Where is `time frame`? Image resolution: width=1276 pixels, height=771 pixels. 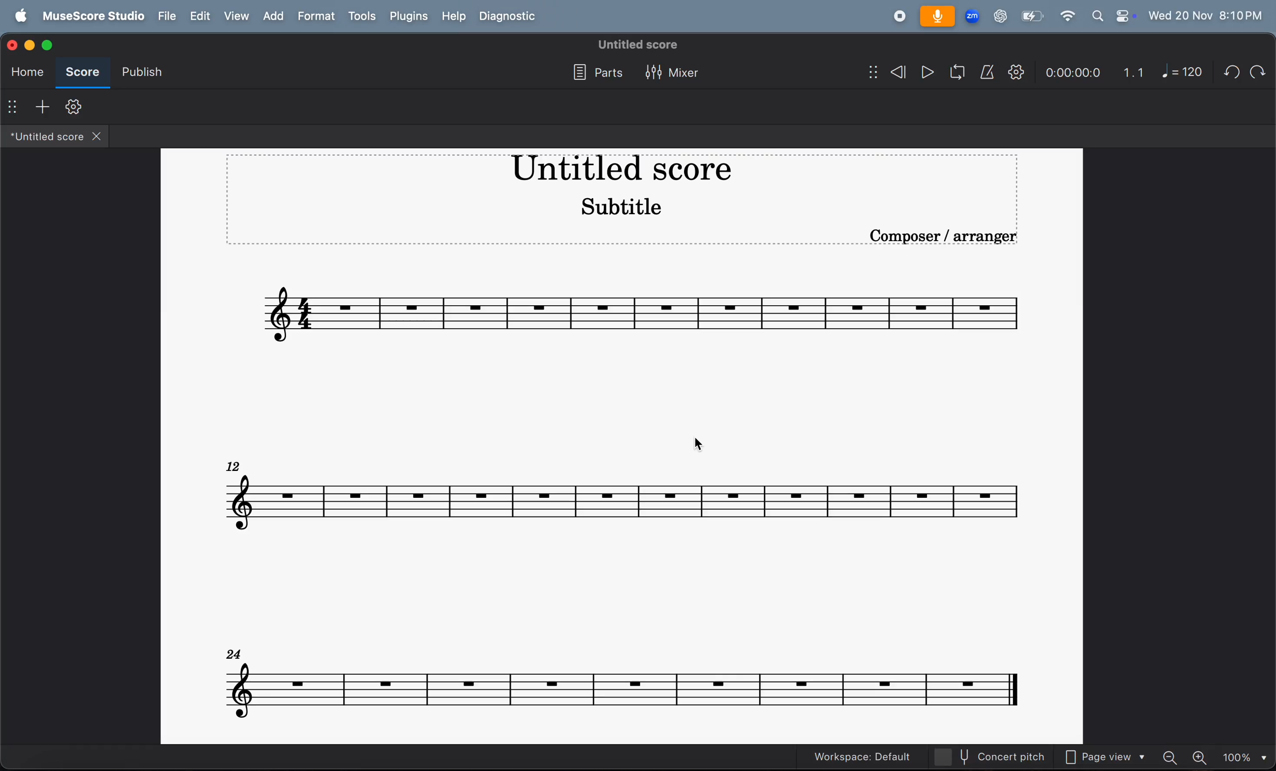
time frame is located at coordinates (1074, 71).